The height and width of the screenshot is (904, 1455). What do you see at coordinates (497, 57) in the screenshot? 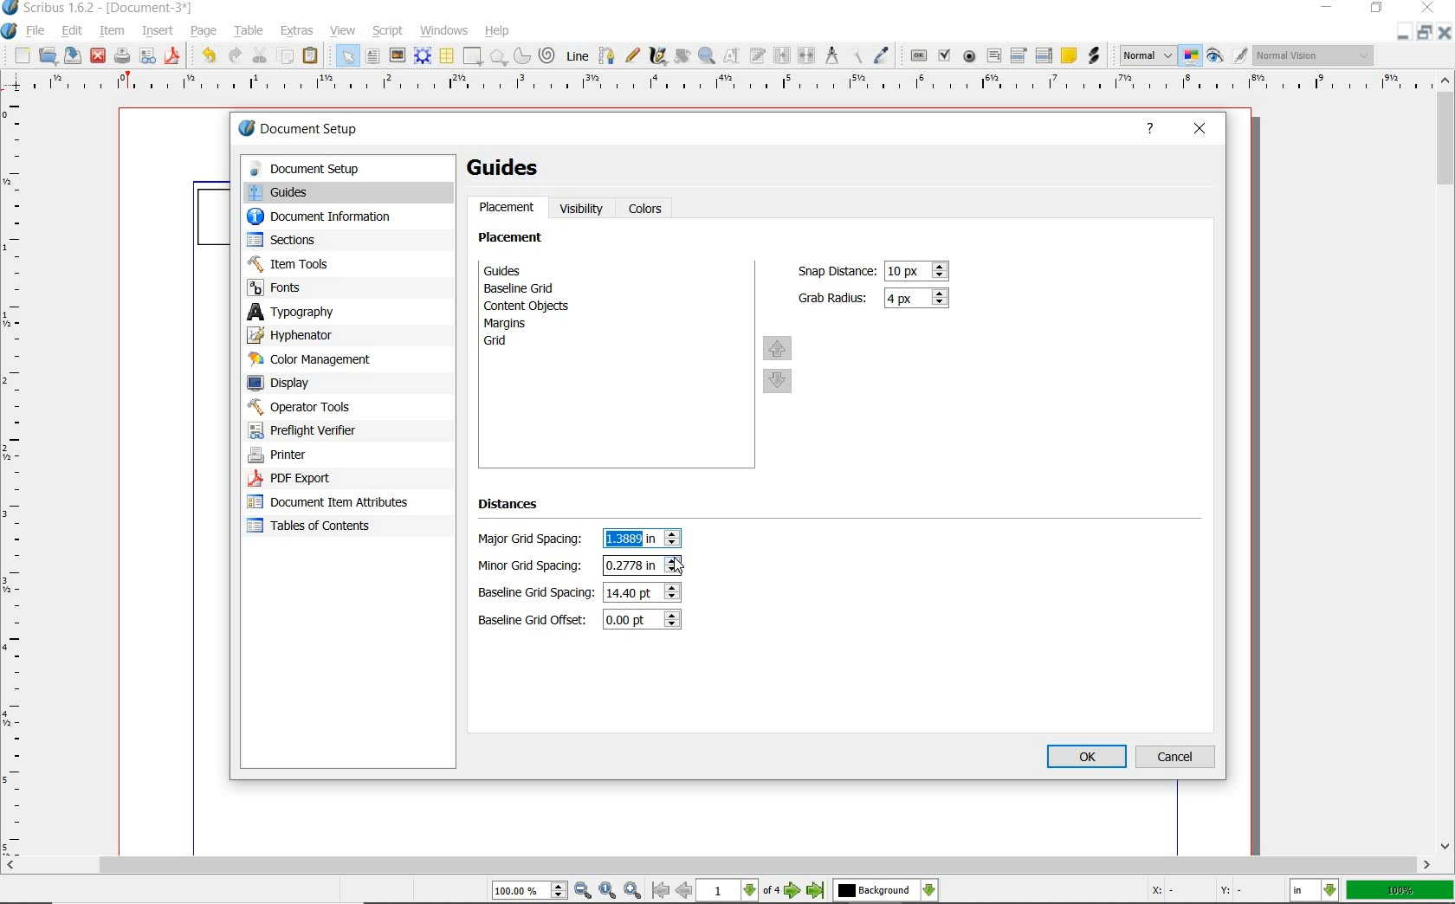
I see `polygon` at bounding box center [497, 57].